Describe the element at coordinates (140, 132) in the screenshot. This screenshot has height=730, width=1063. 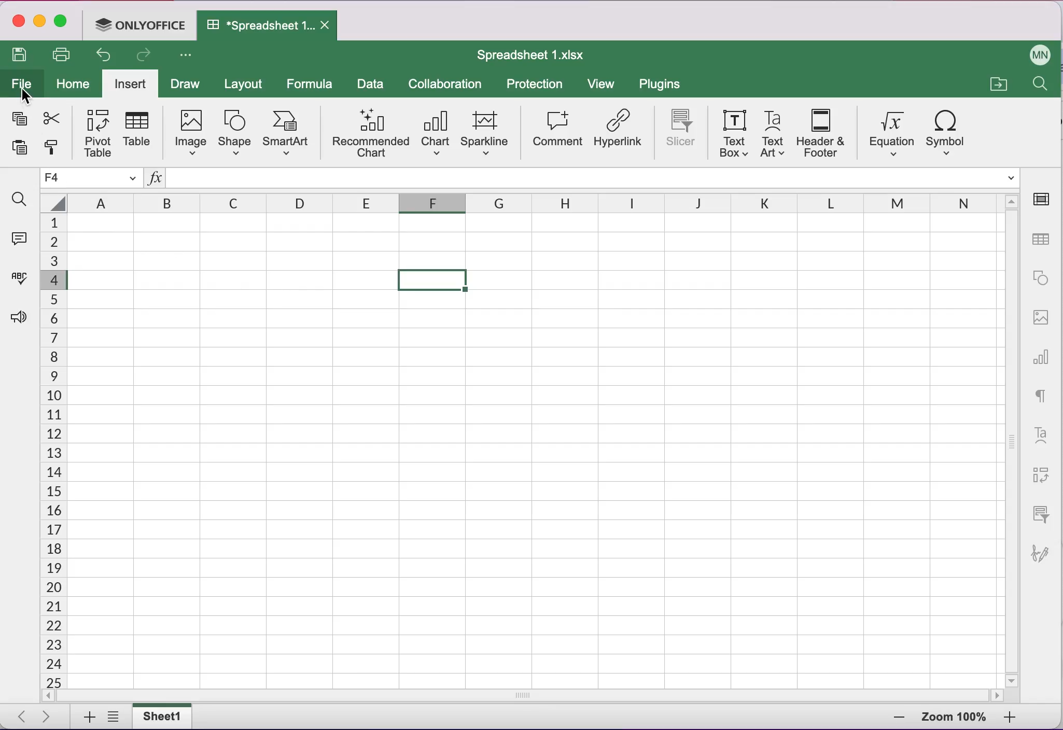
I see `table` at that location.